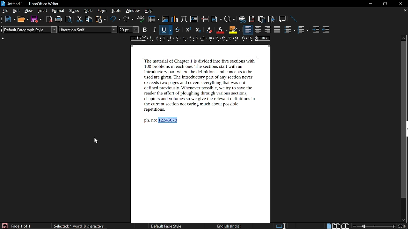 Image resolution: width=408 pixels, height=229 pixels. What do you see at coordinates (166, 30) in the screenshot?
I see `underline` at bounding box center [166, 30].